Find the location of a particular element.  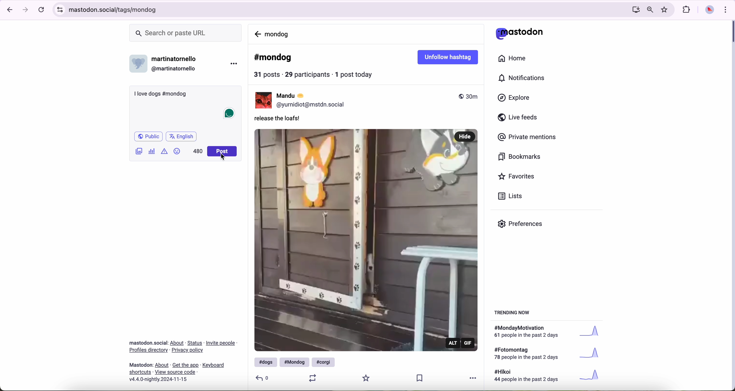

link is located at coordinates (177, 343).